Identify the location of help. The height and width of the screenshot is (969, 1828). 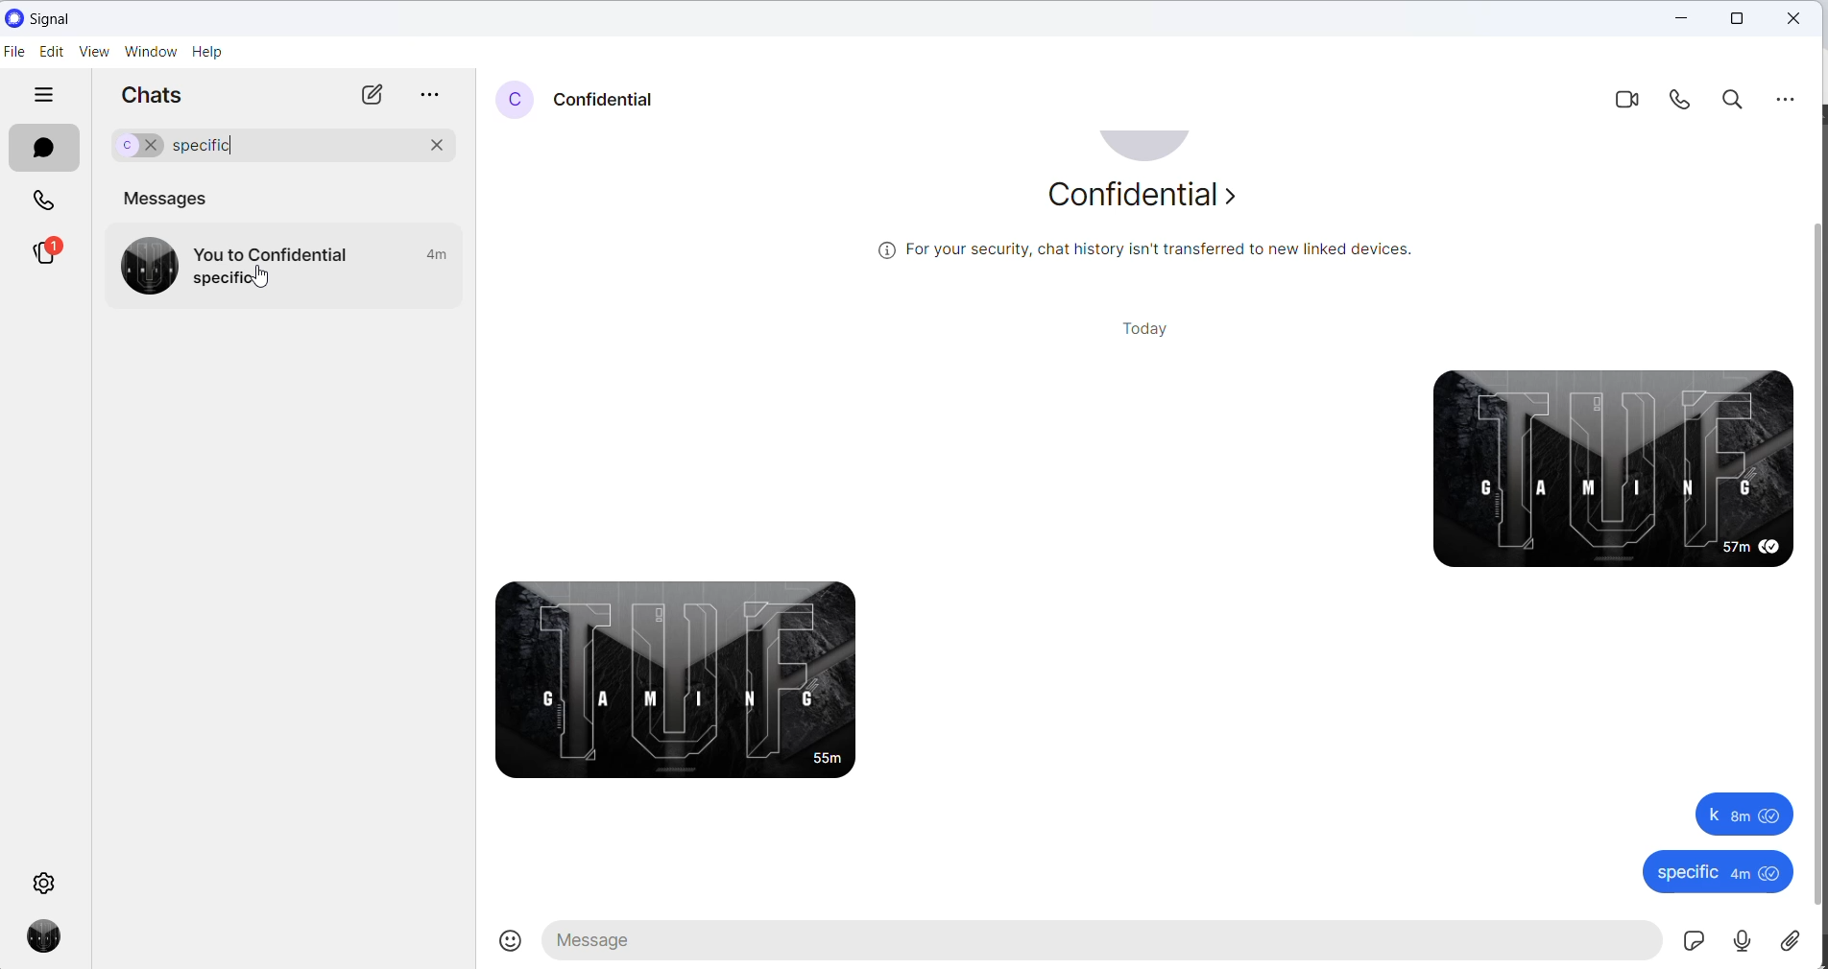
(208, 54).